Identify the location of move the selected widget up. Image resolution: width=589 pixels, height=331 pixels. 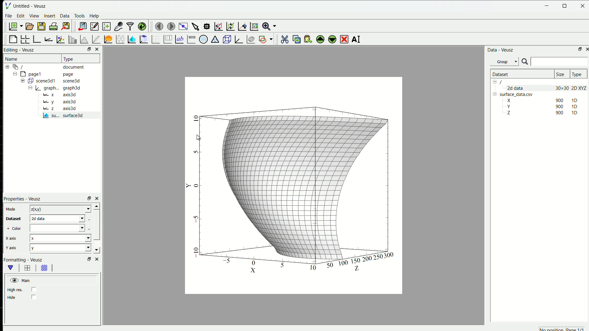
(320, 39).